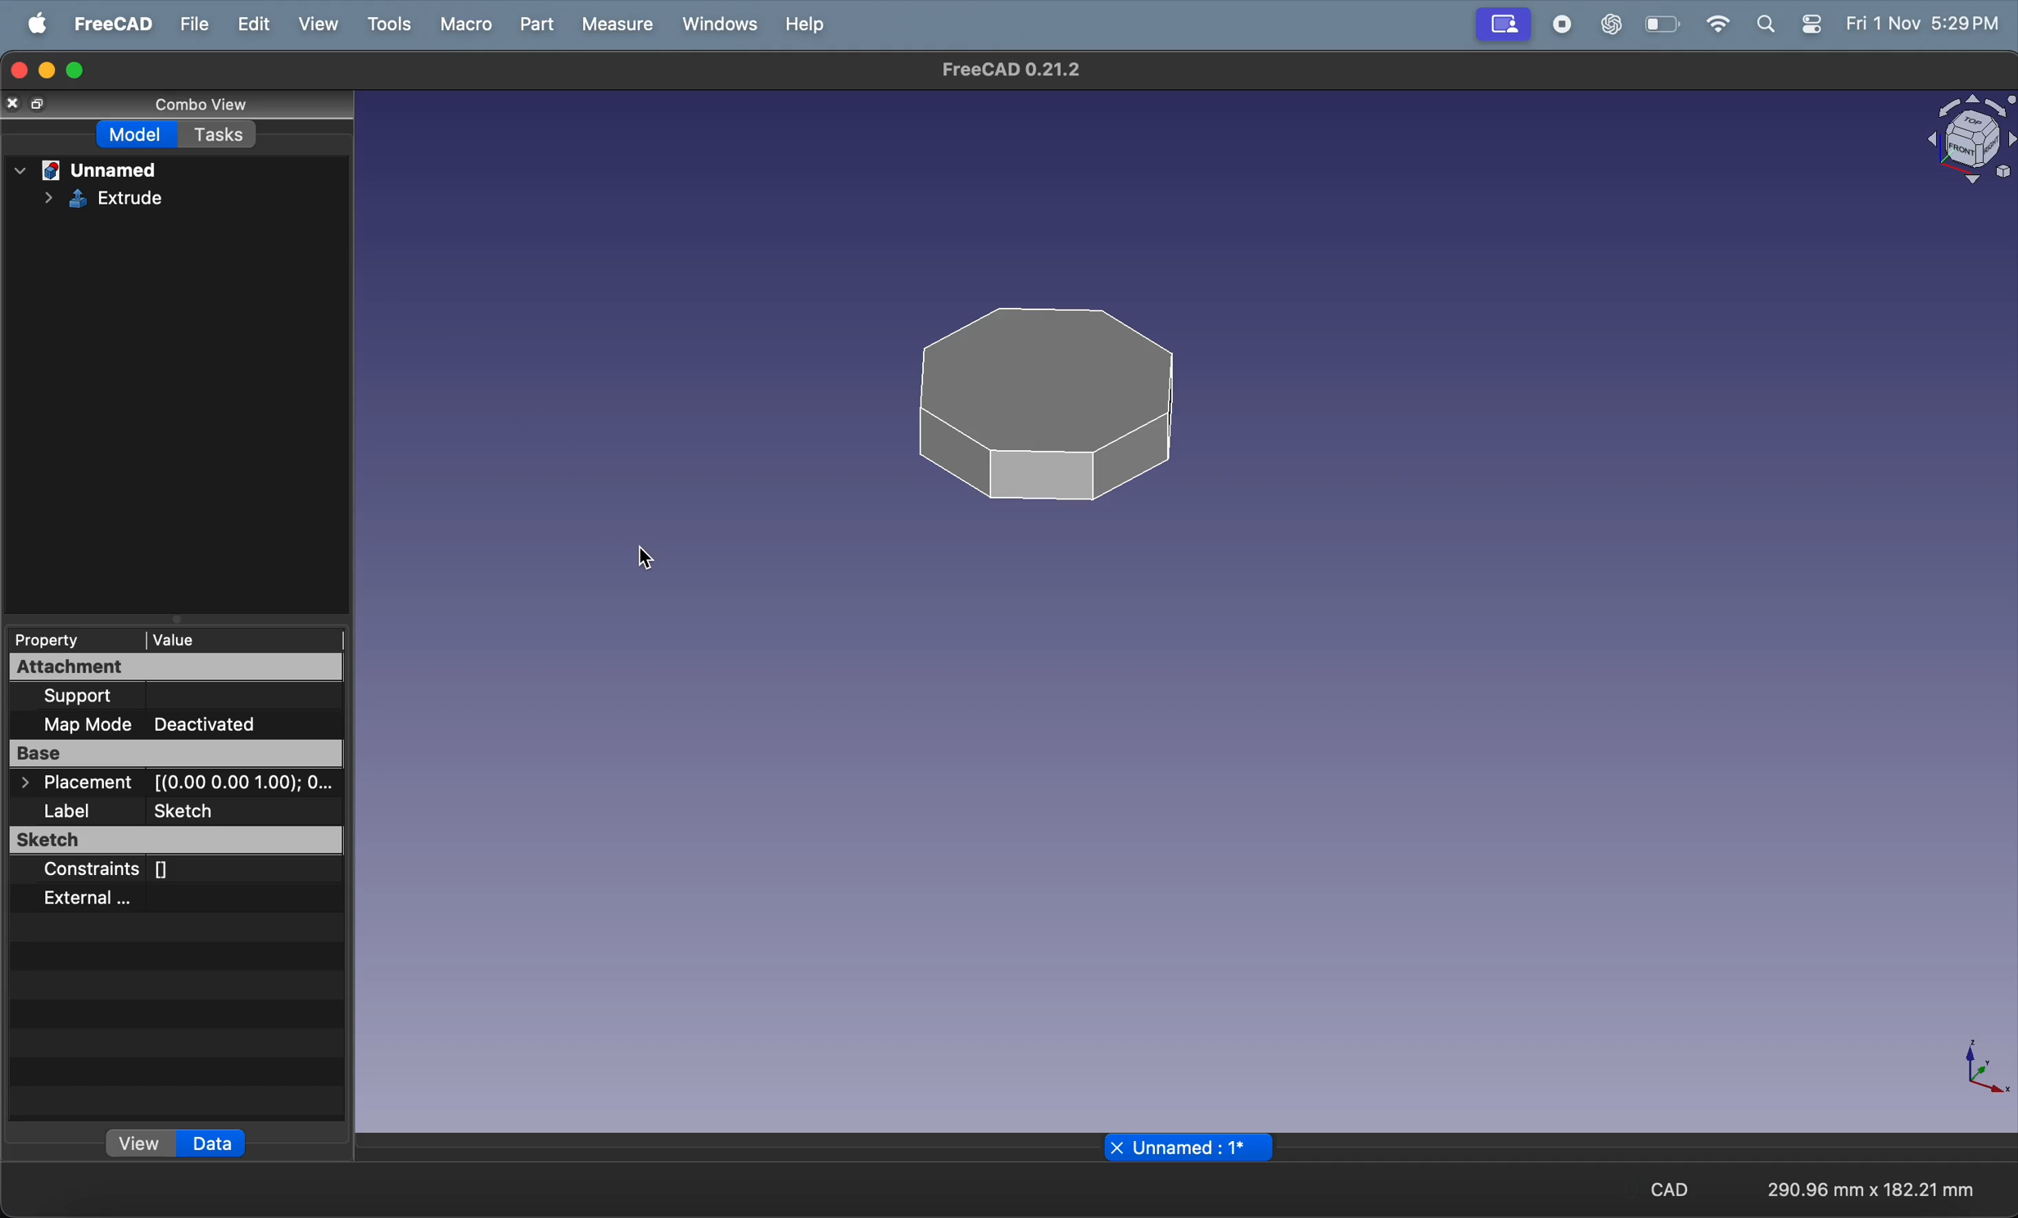  Describe the element at coordinates (30, 25) in the screenshot. I see `apple menu` at that location.